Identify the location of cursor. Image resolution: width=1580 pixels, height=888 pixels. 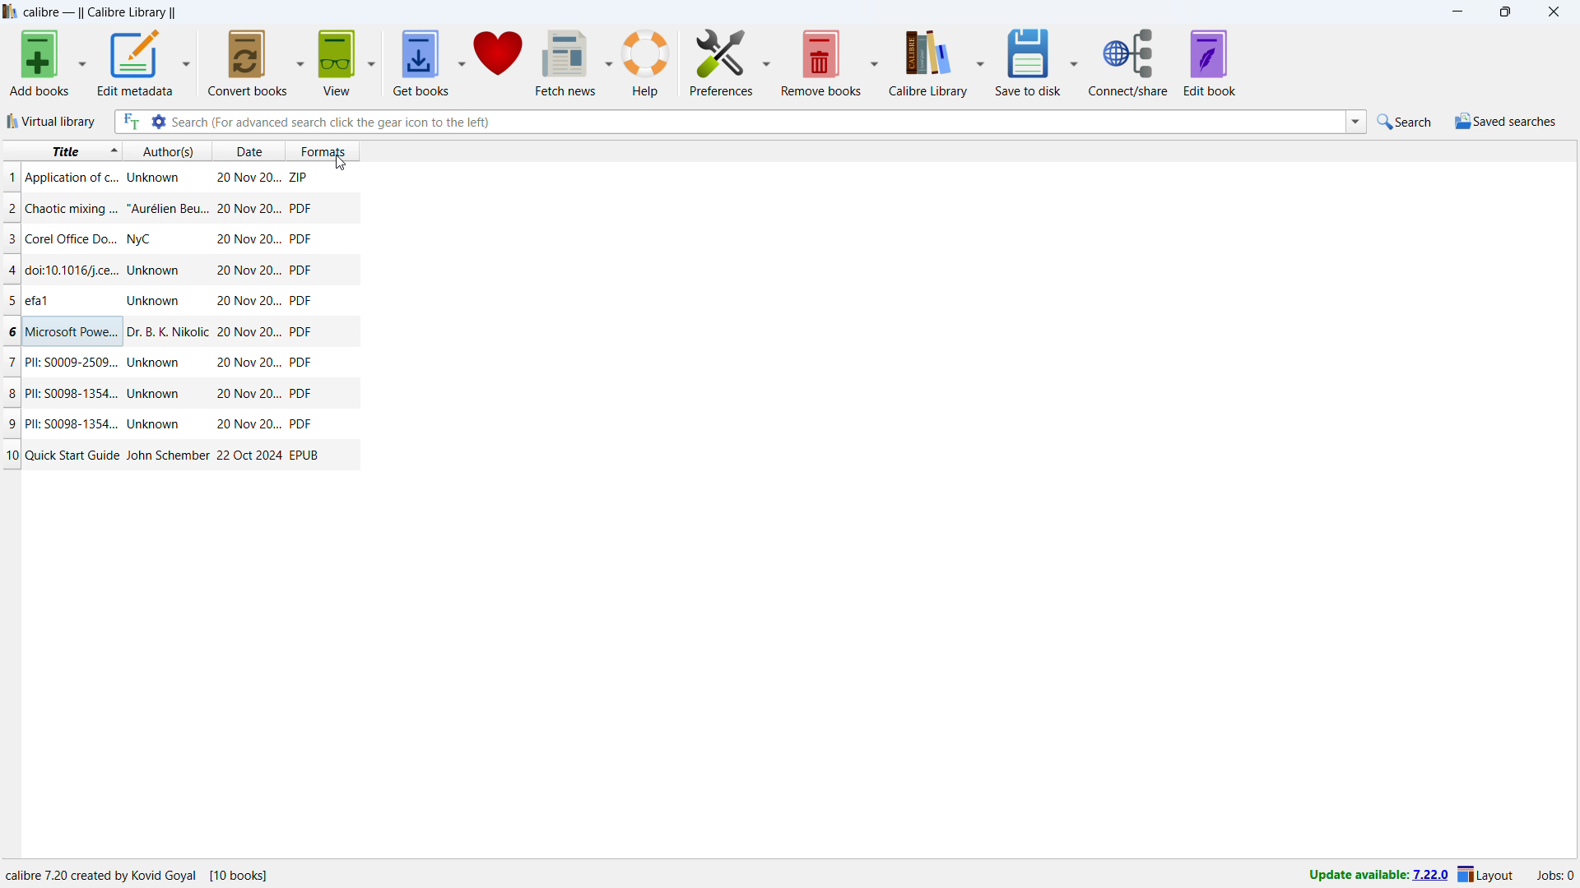
(340, 163).